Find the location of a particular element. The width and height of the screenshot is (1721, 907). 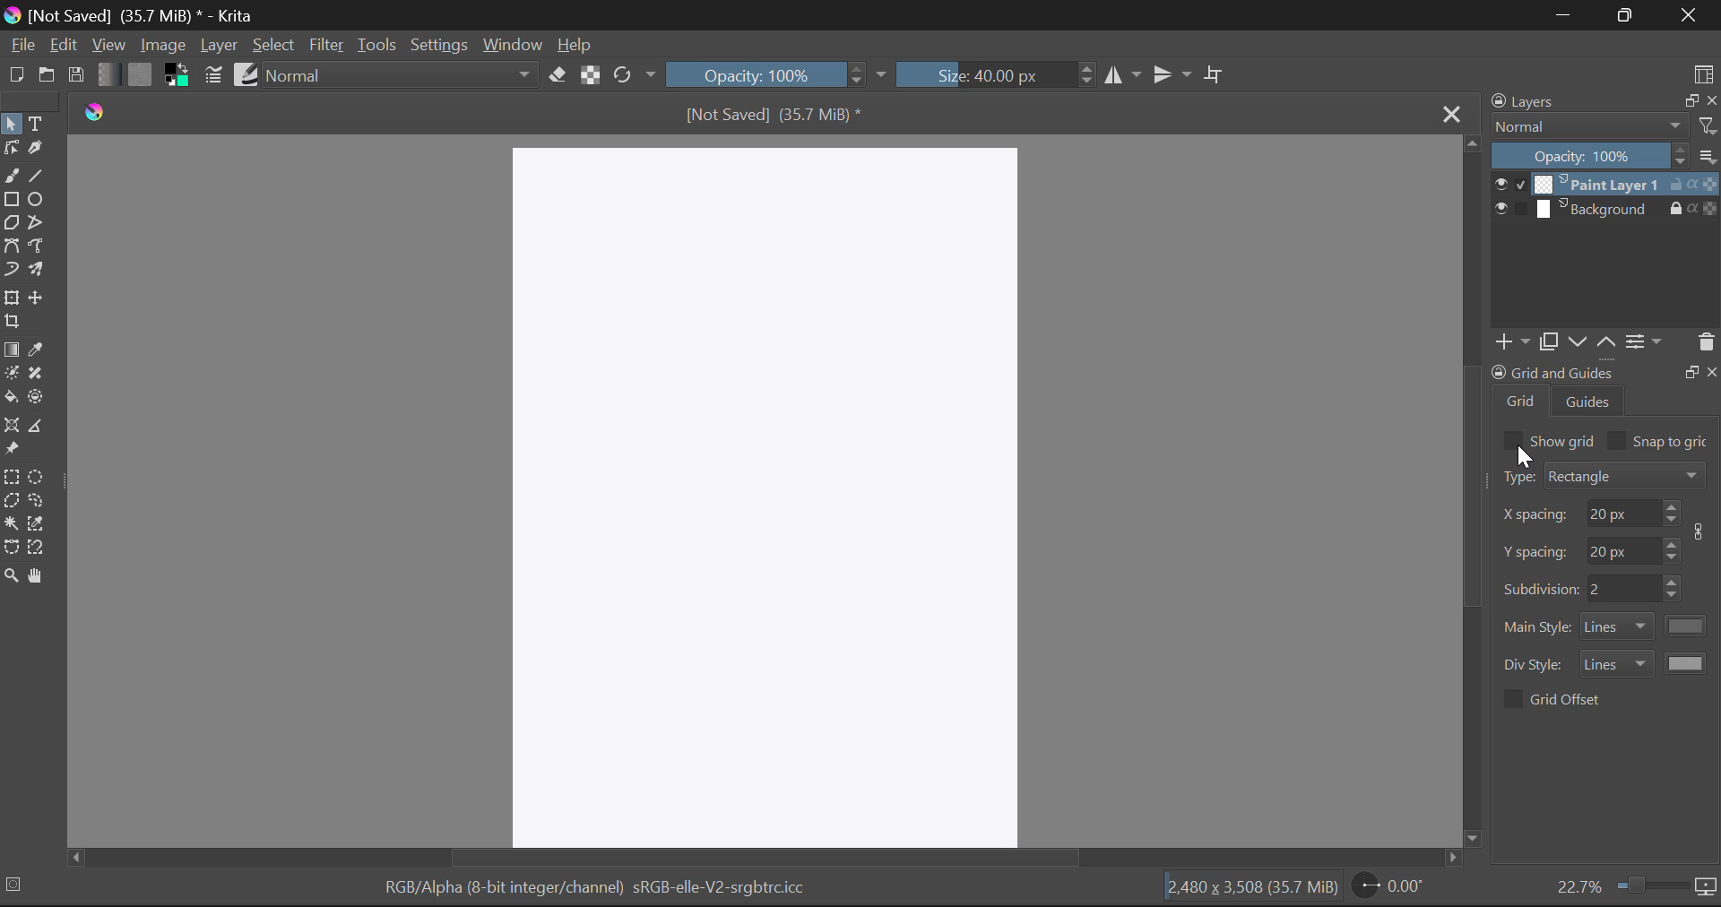

show/hide is located at coordinates (1509, 184).